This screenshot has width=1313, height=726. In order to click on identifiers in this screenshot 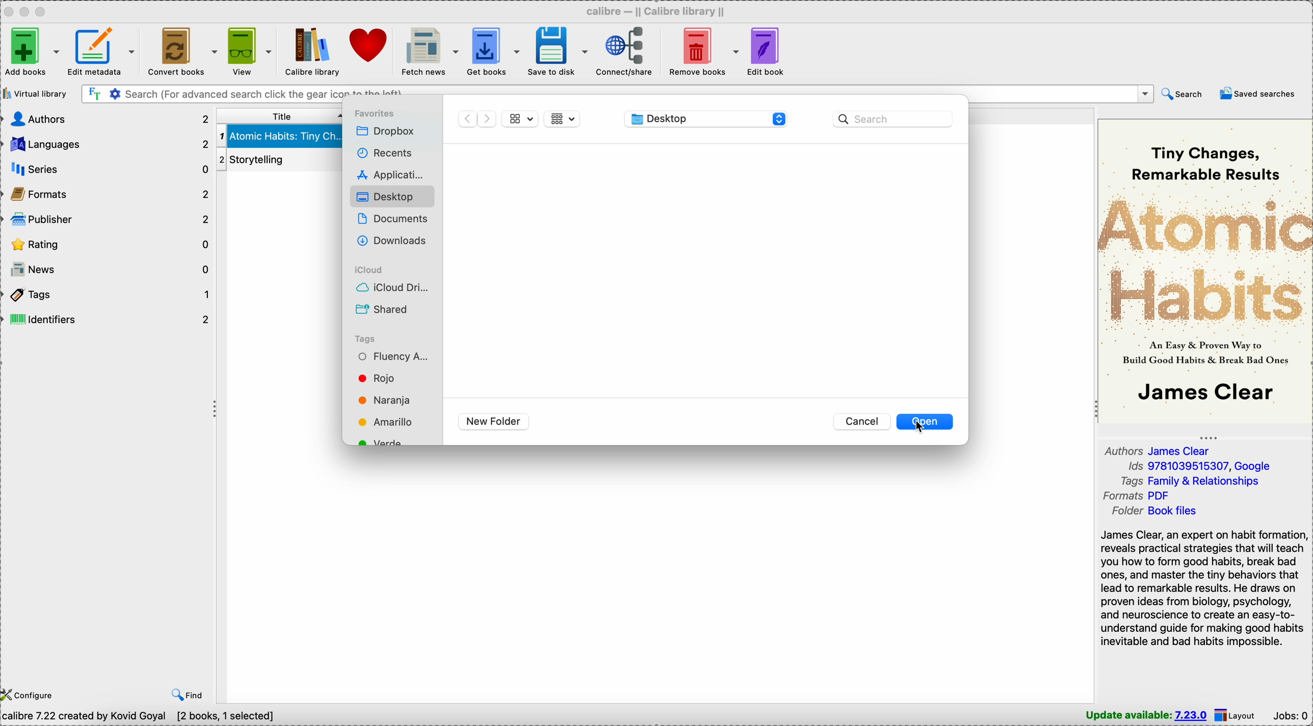, I will do `click(109, 319)`.